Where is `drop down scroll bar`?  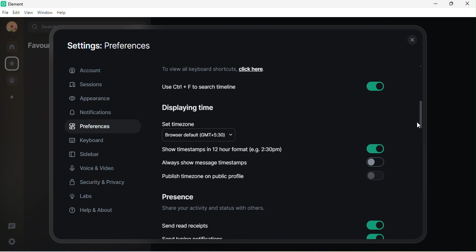 drop down scroll bar is located at coordinates (419, 113).